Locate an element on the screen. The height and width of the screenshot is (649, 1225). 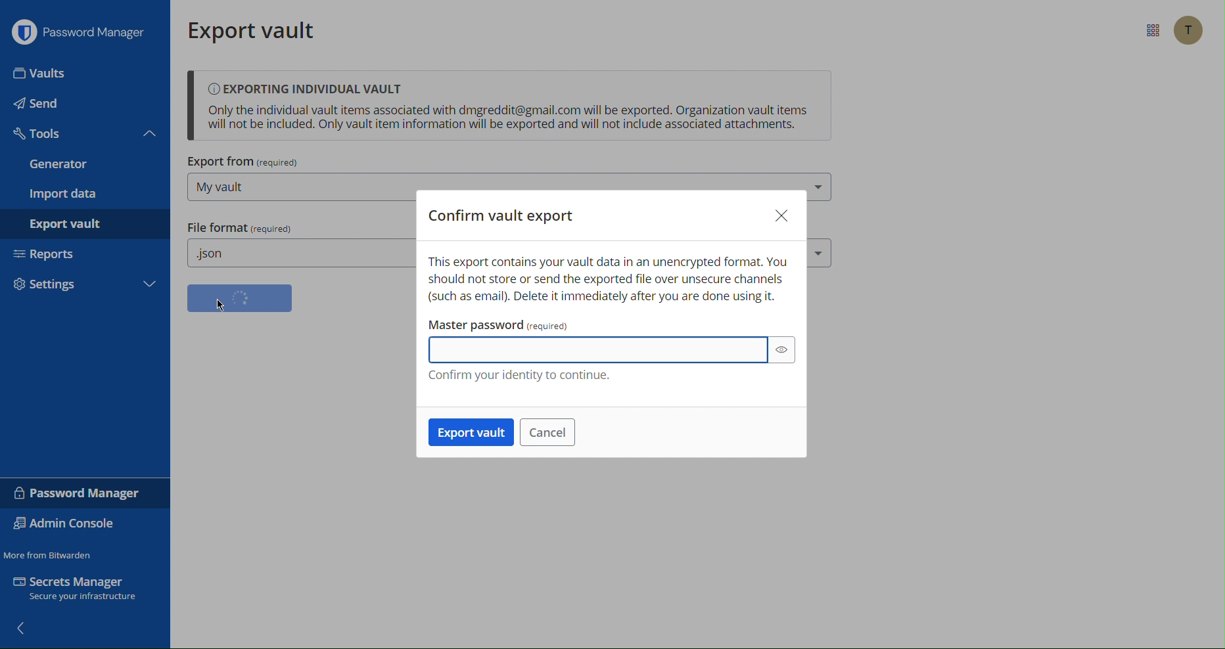
Exporting Individual Vault is located at coordinates (509, 106).